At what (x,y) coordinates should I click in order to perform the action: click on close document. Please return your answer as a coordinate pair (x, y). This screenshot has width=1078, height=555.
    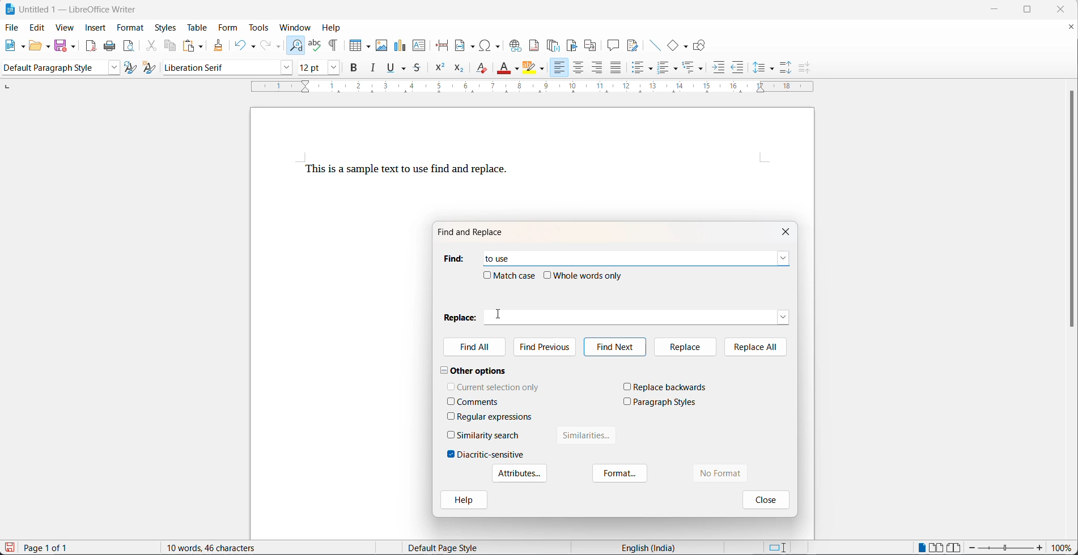
    Looking at the image, I should click on (1071, 29).